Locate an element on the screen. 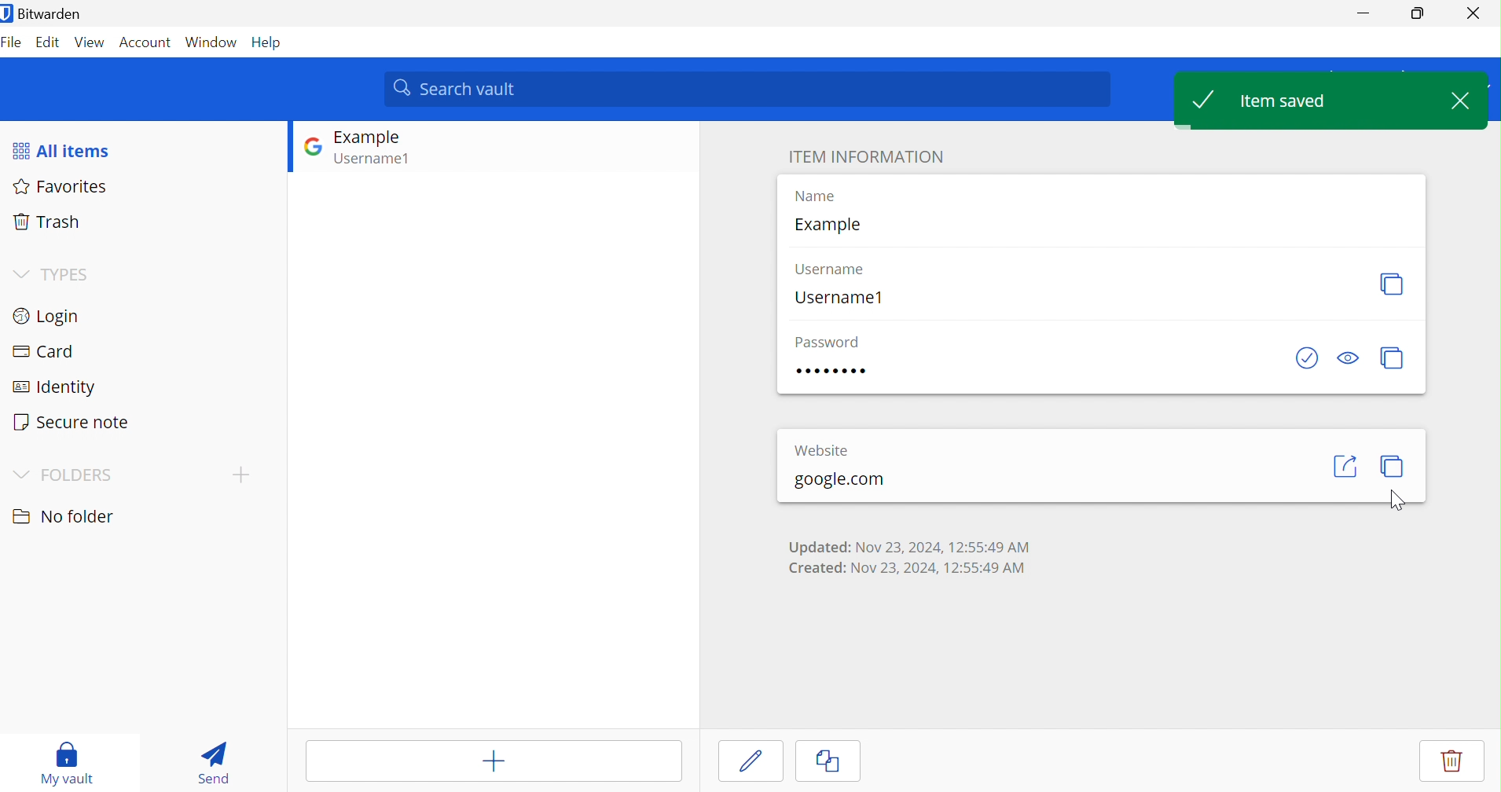 The height and width of the screenshot is (792, 1501). My vault is located at coordinates (68, 761).